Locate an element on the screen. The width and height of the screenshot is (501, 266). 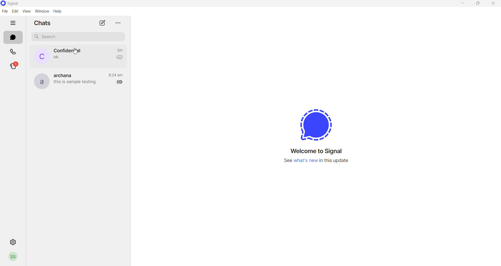
more options is located at coordinates (116, 23).